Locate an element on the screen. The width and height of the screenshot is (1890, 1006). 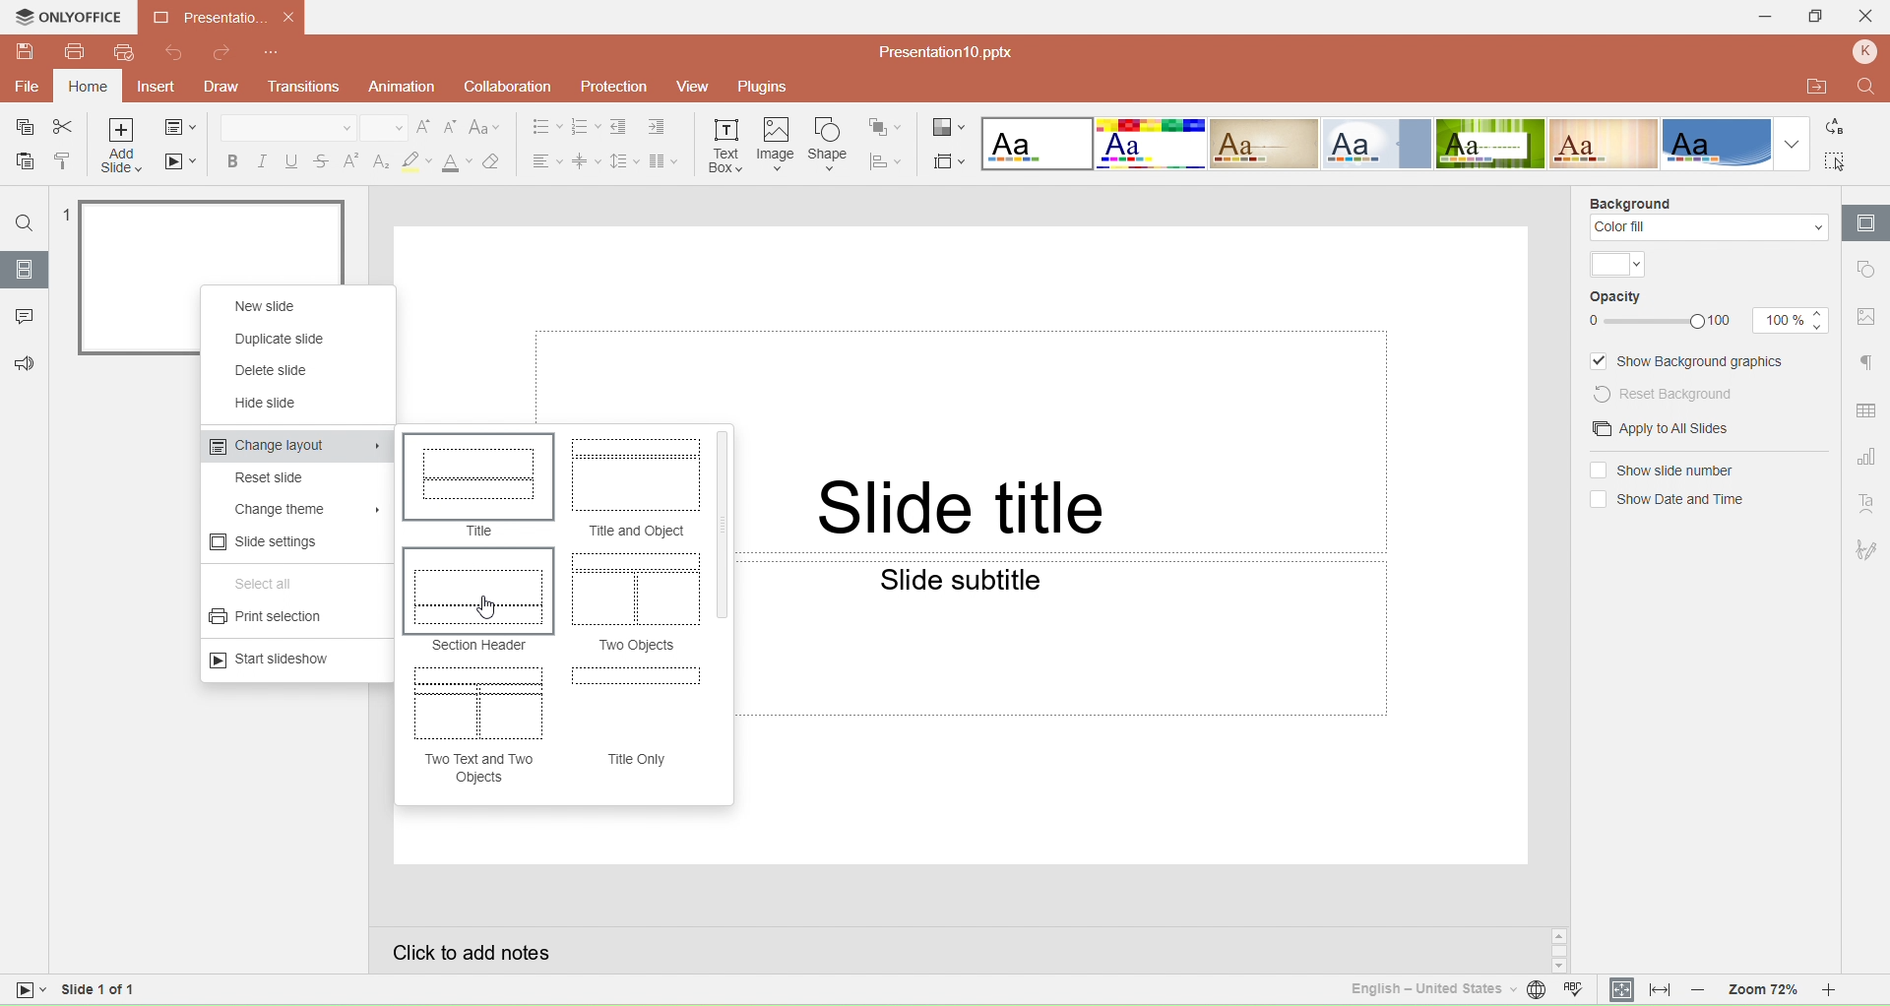
Only office is located at coordinates (70, 20).